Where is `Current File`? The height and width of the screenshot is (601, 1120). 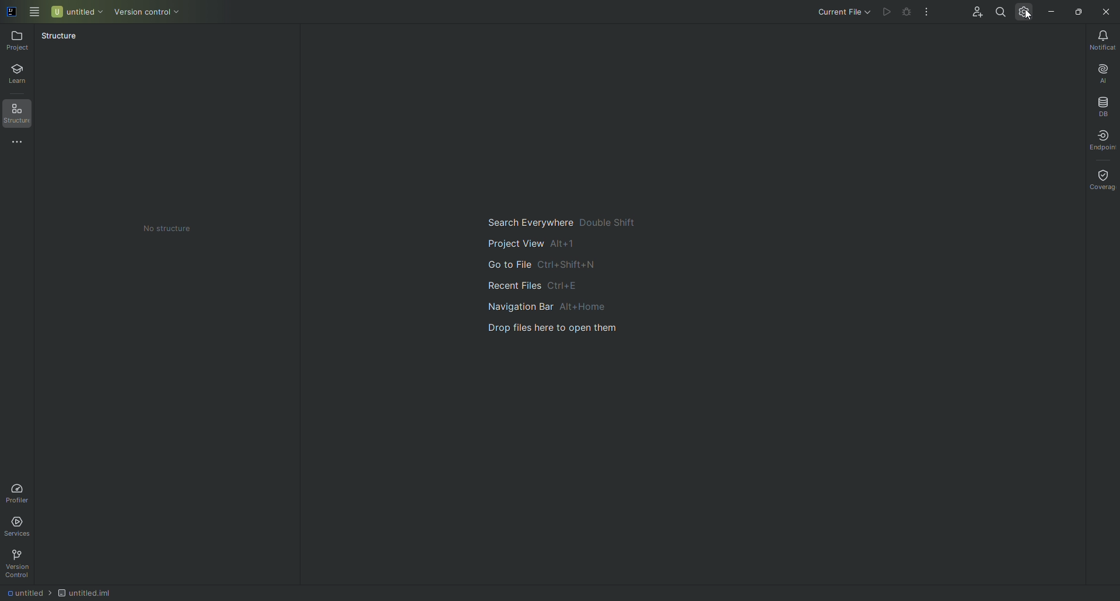 Current File is located at coordinates (840, 13).